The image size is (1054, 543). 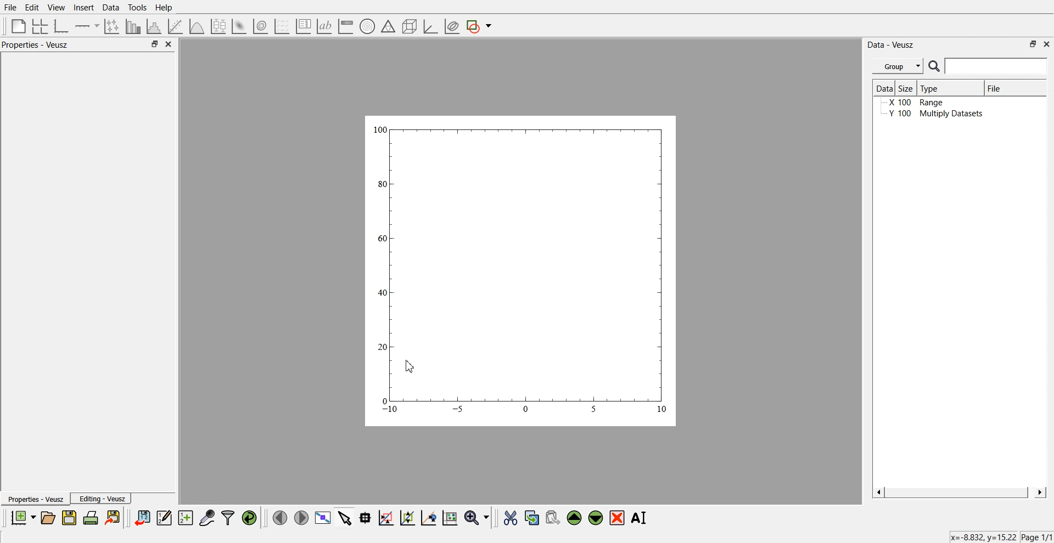 What do you see at coordinates (208, 518) in the screenshot?
I see `capture data points` at bounding box center [208, 518].